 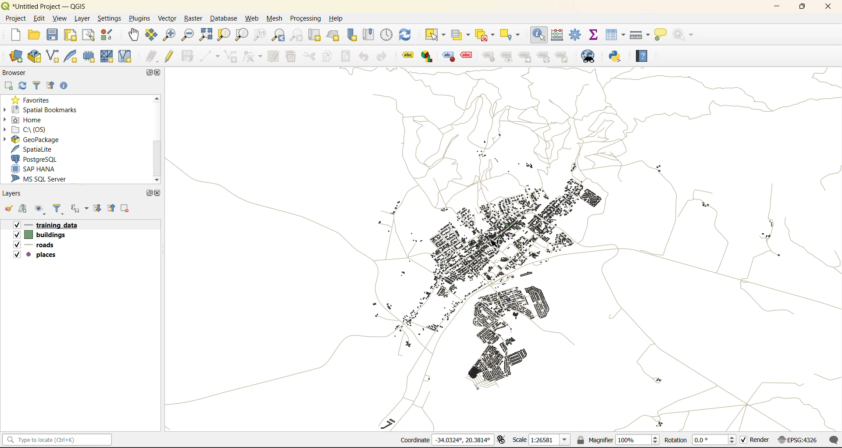 I want to click on print layout, so click(x=71, y=36).